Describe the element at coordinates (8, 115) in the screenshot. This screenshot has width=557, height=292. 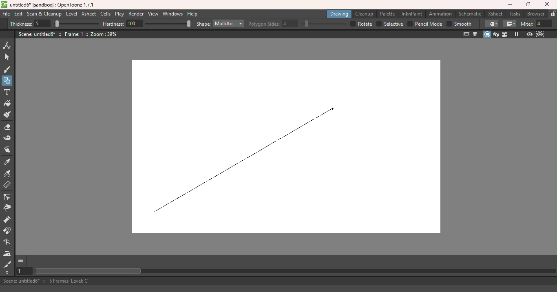
I see `Paint brush` at that location.